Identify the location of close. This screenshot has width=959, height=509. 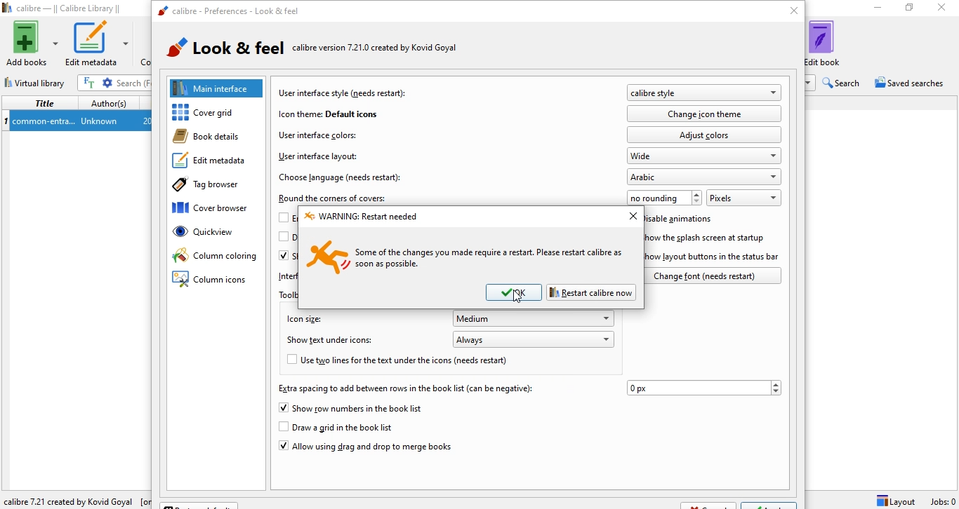
(630, 216).